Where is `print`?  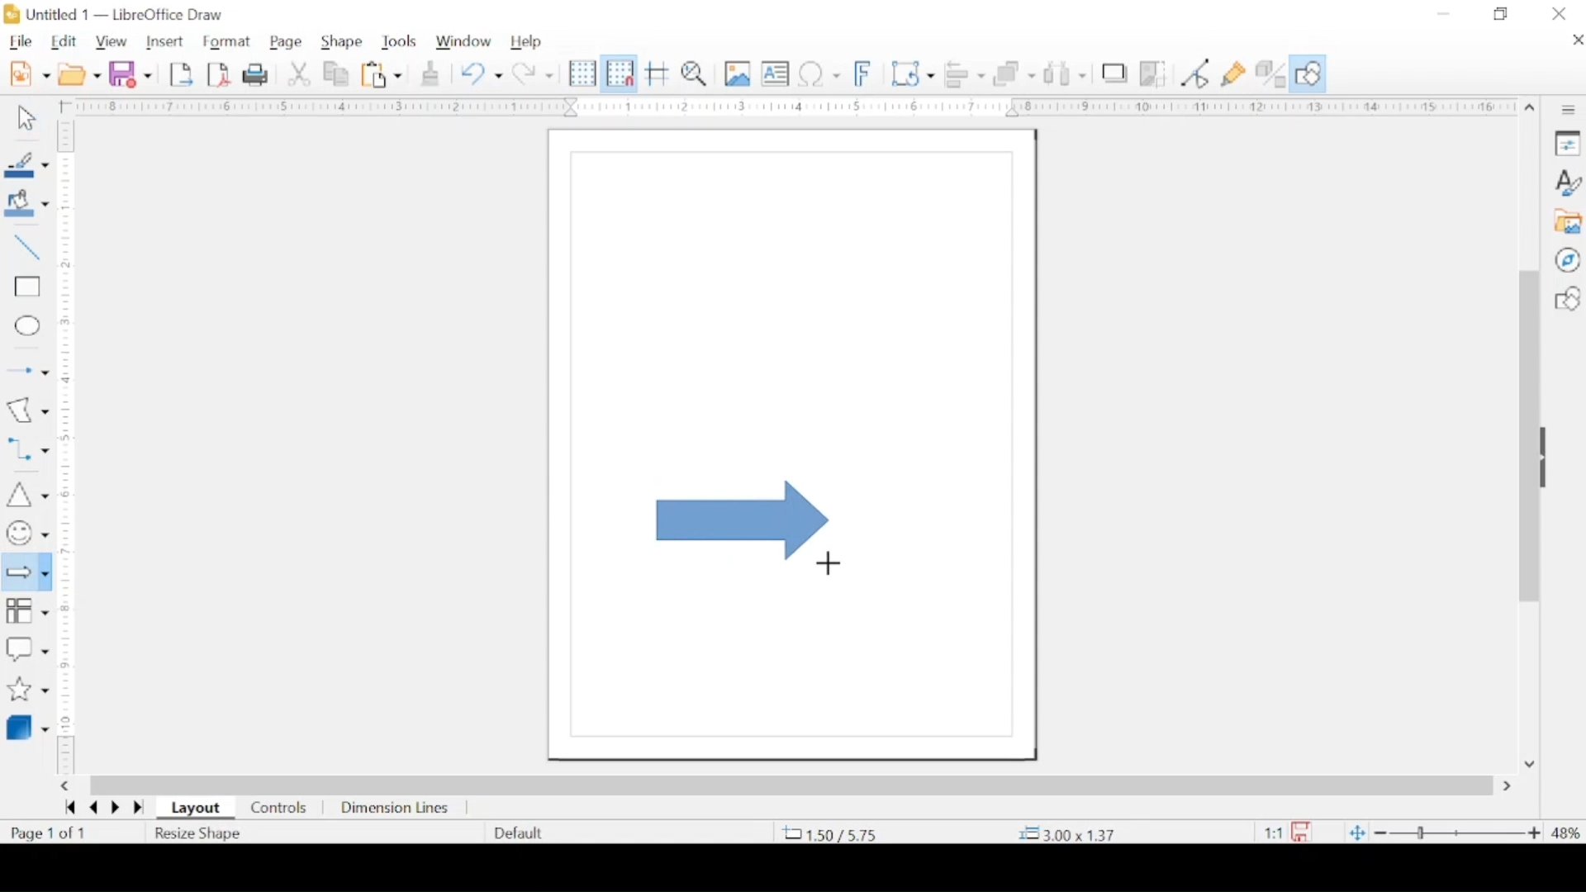
print is located at coordinates (258, 74).